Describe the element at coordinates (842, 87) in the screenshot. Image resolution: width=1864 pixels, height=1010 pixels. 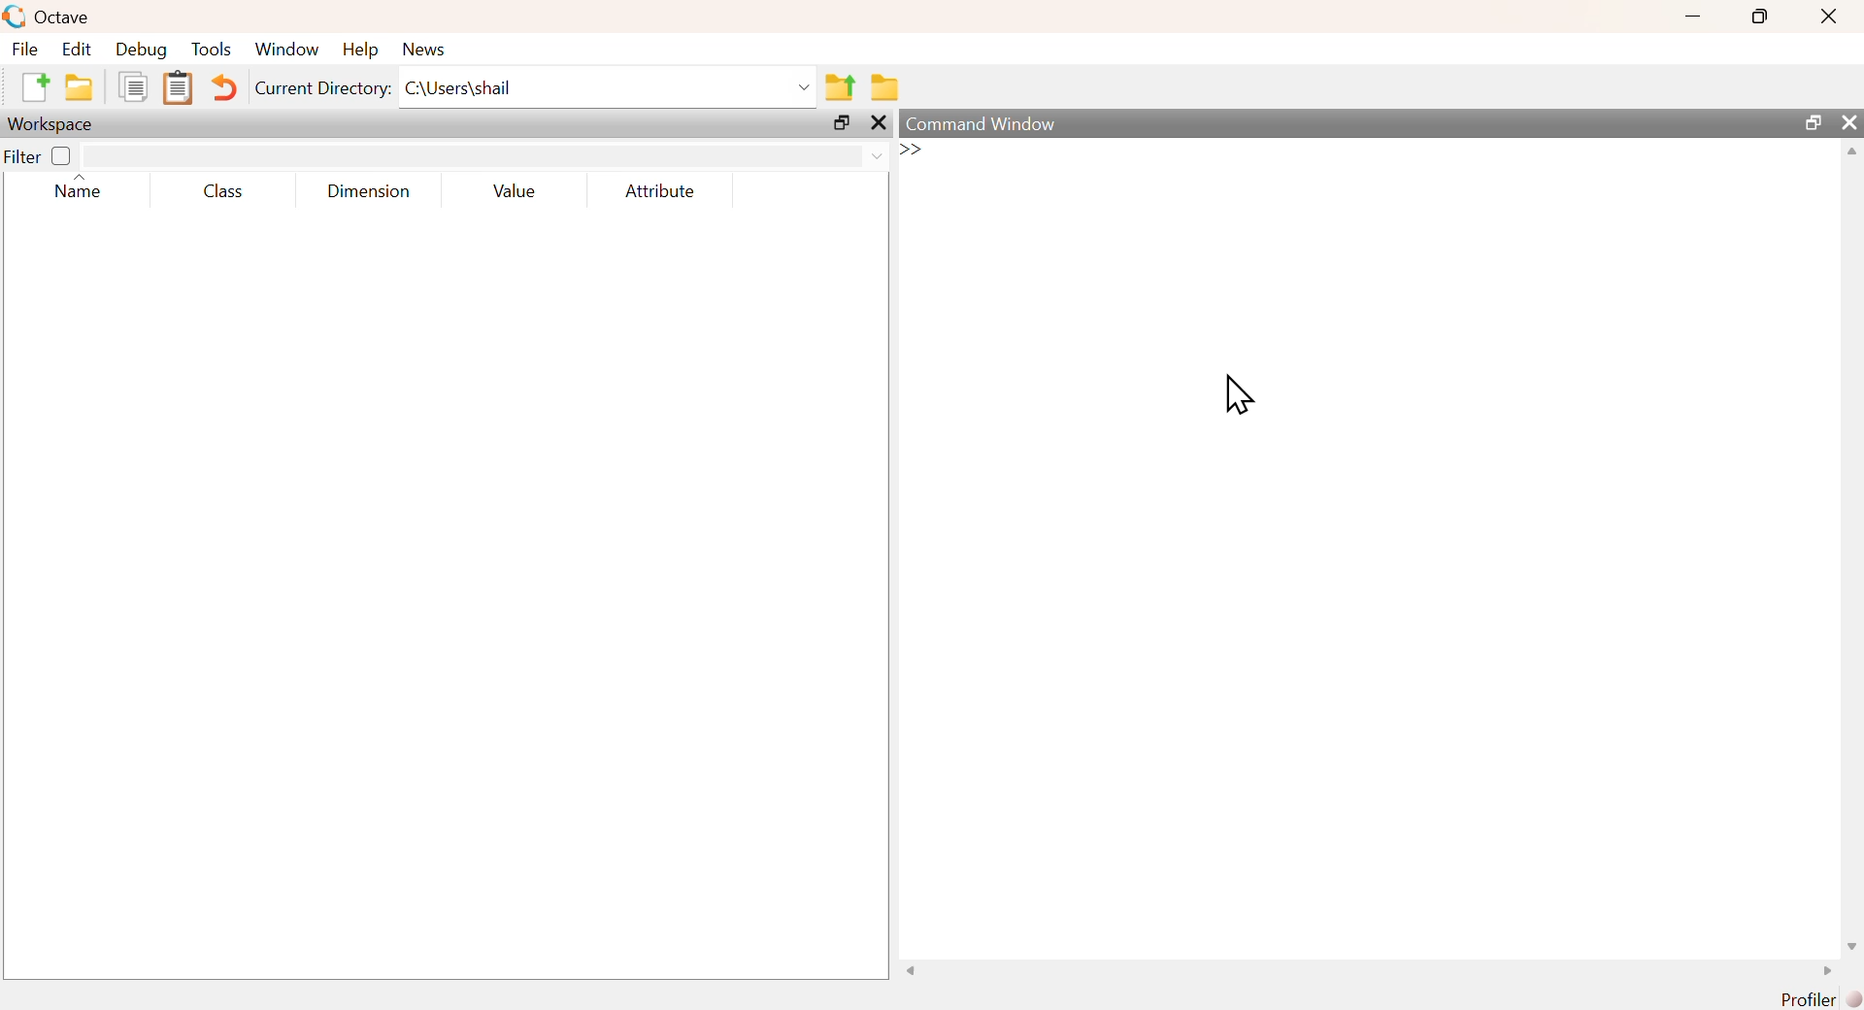
I see `Previous Folder` at that location.